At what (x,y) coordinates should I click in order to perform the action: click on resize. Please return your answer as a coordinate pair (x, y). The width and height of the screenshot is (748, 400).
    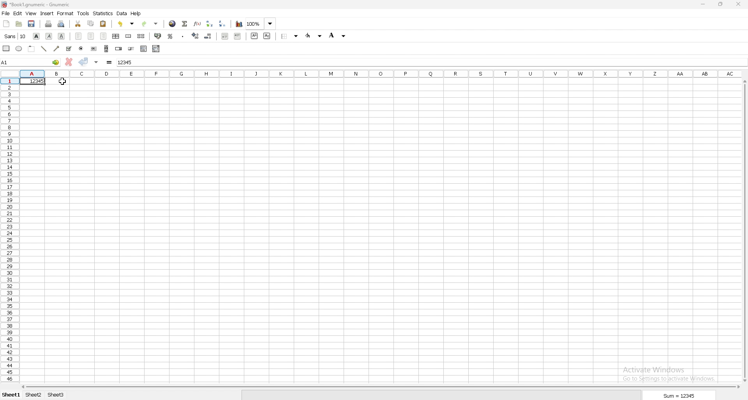
    Looking at the image, I should click on (722, 4).